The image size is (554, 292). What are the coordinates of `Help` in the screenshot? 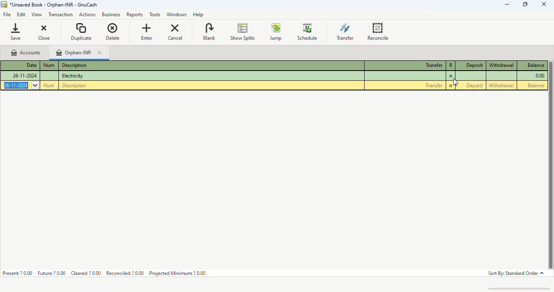 It's located at (198, 14).